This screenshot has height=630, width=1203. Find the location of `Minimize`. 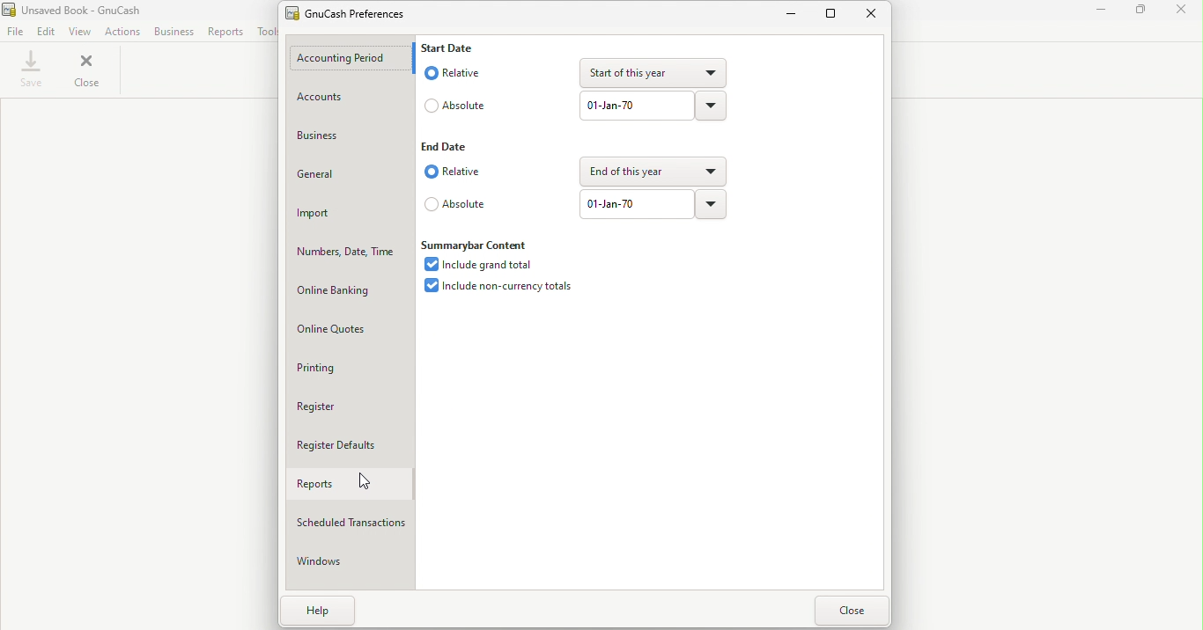

Minimize is located at coordinates (787, 16).